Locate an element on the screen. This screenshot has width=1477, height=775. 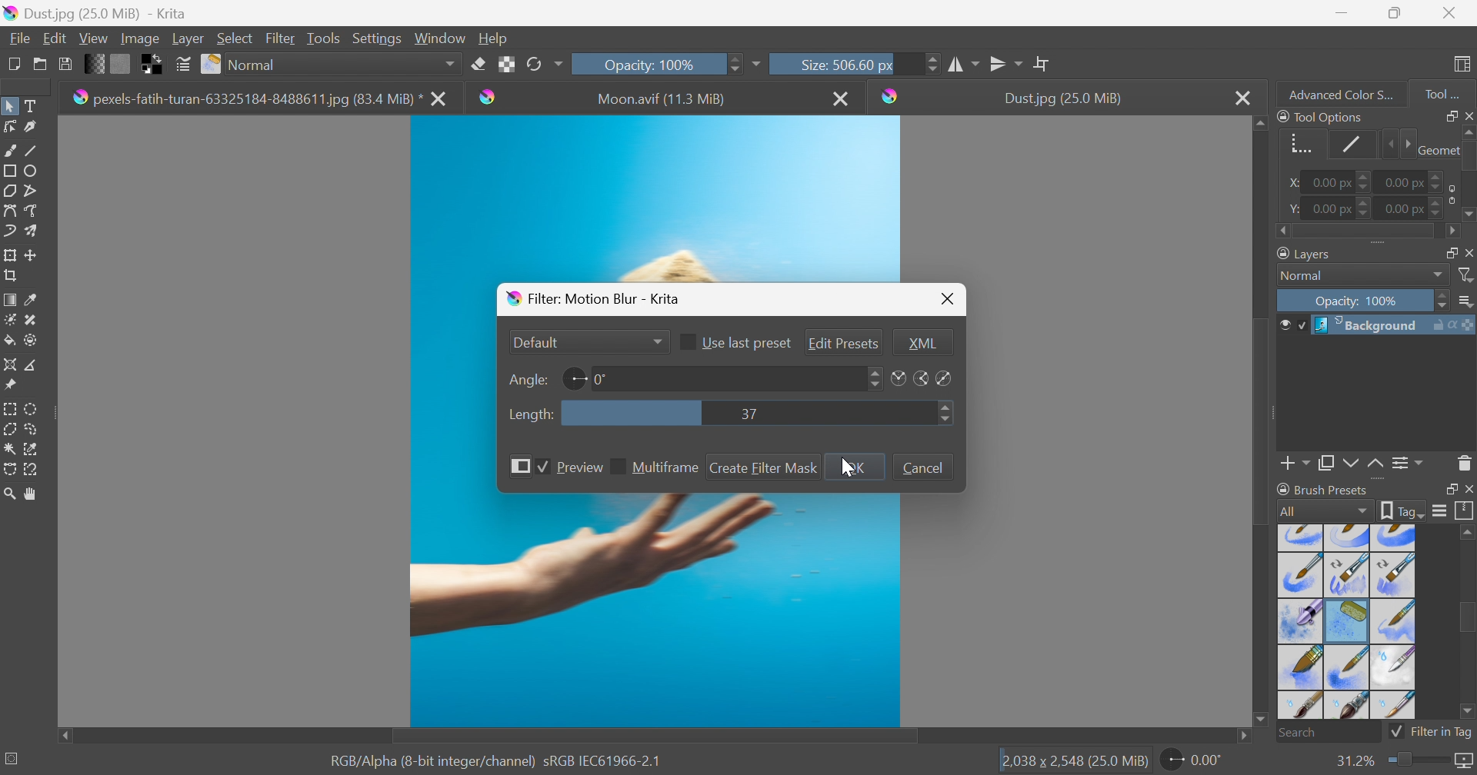
Filter is located at coordinates (282, 38).